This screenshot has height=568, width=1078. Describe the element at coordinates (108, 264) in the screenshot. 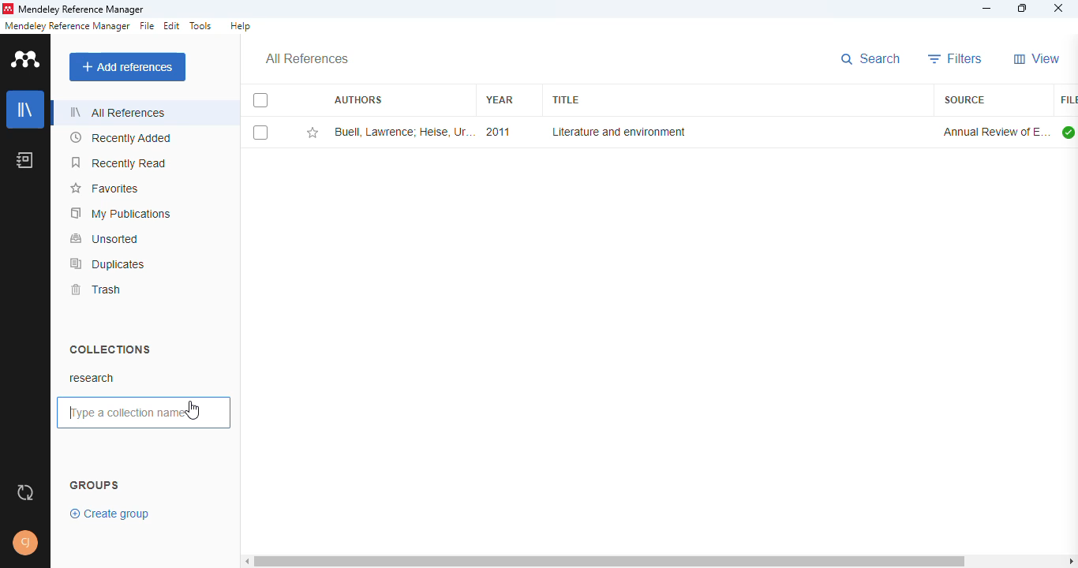

I see `duplicates` at that location.